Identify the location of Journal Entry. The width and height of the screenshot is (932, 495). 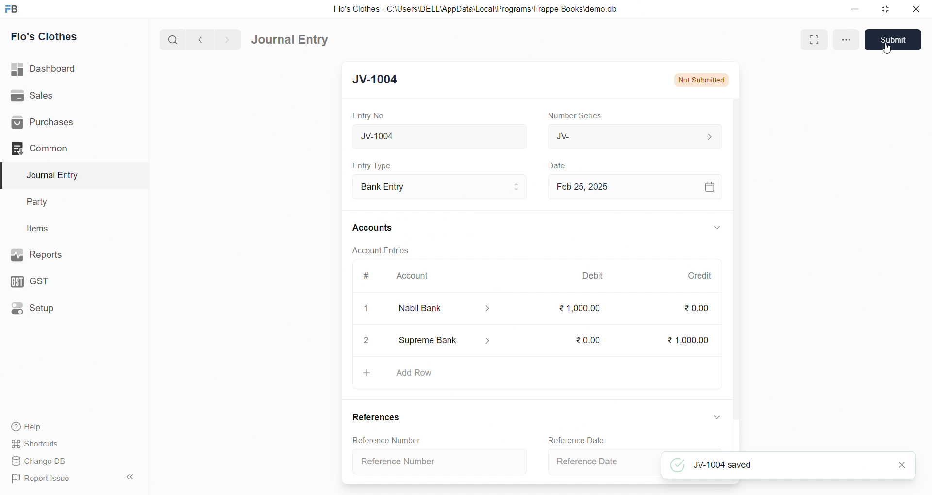
(293, 40).